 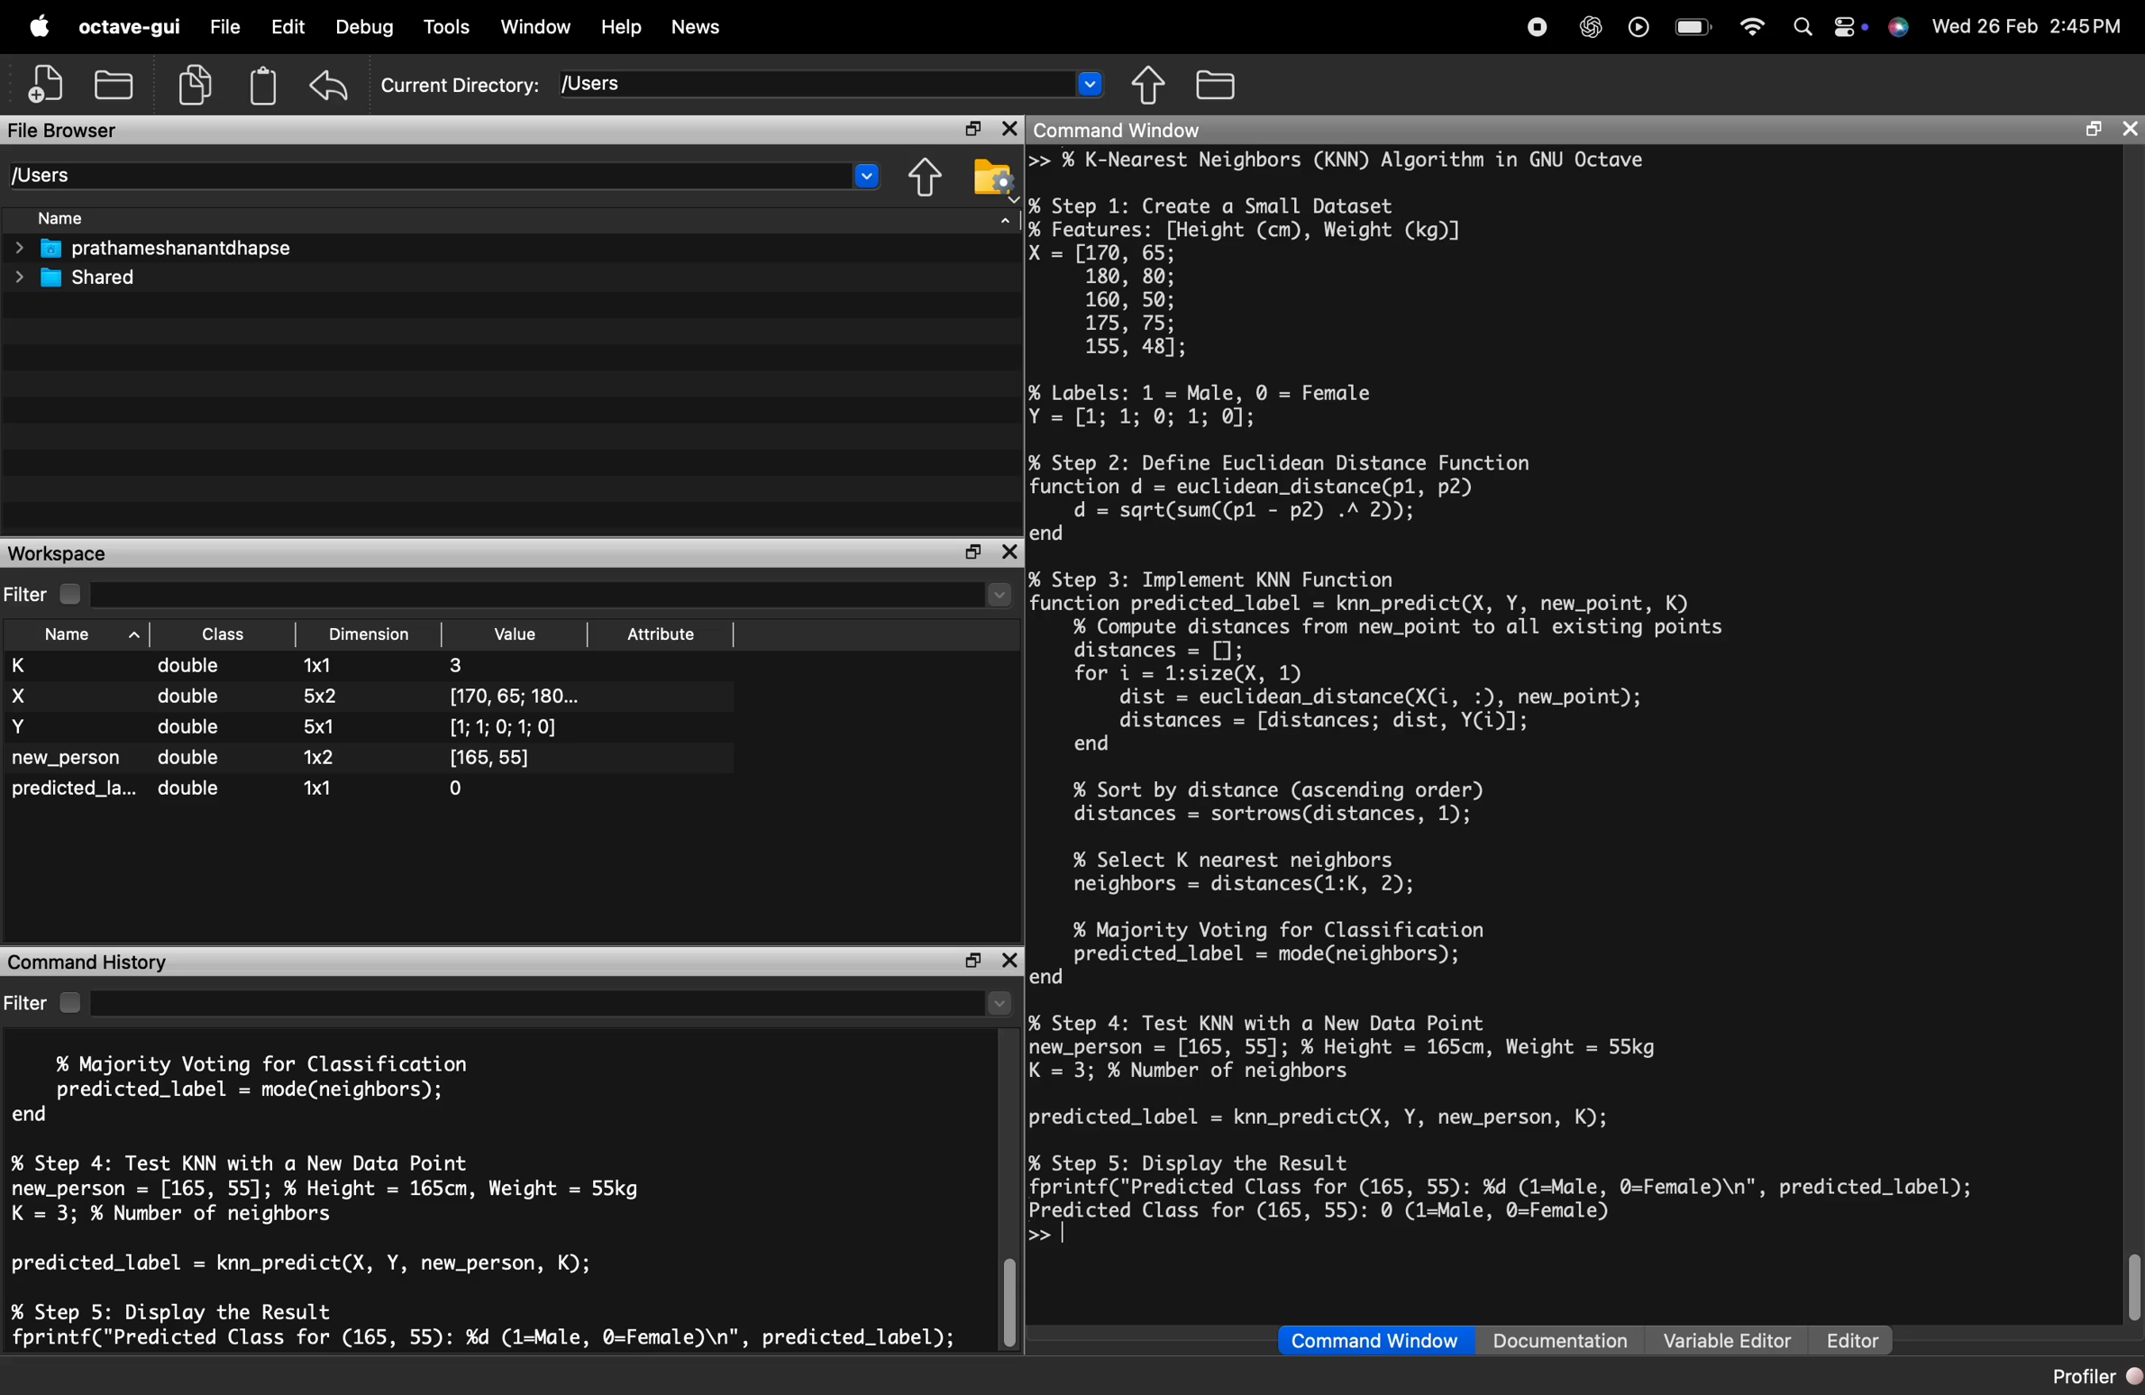 What do you see at coordinates (1899, 34) in the screenshot?
I see `siri` at bounding box center [1899, 34].